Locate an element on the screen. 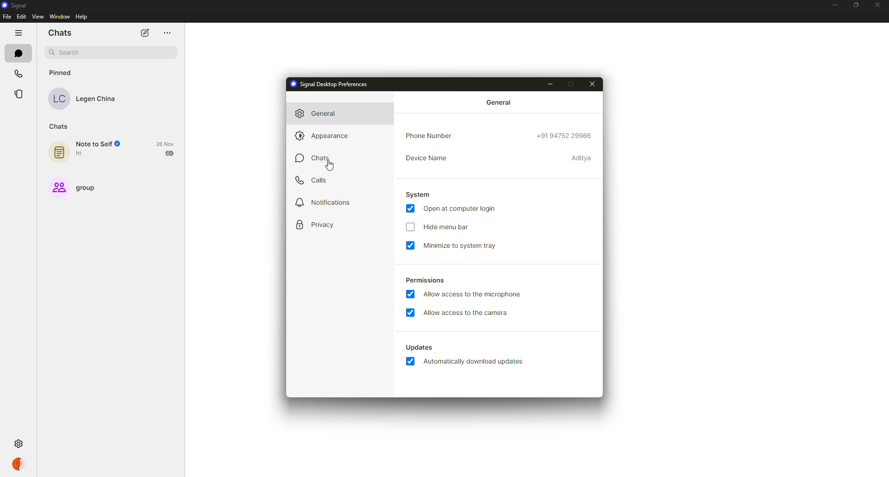  enabled is located at coordinates (410, 314).